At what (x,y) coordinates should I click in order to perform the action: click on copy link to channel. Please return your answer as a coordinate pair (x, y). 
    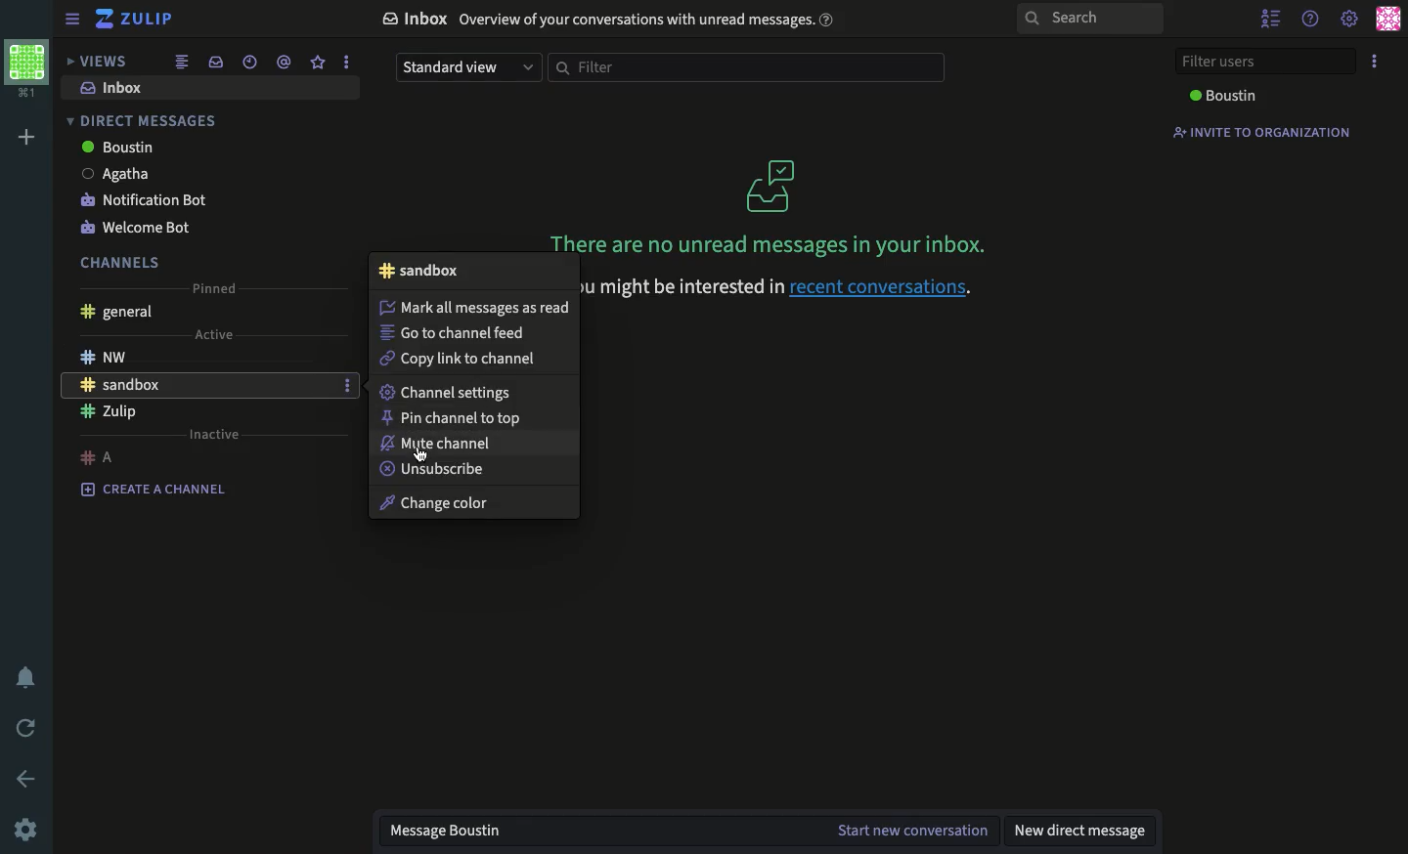
    Looking at the image, I should click on (463, 360).